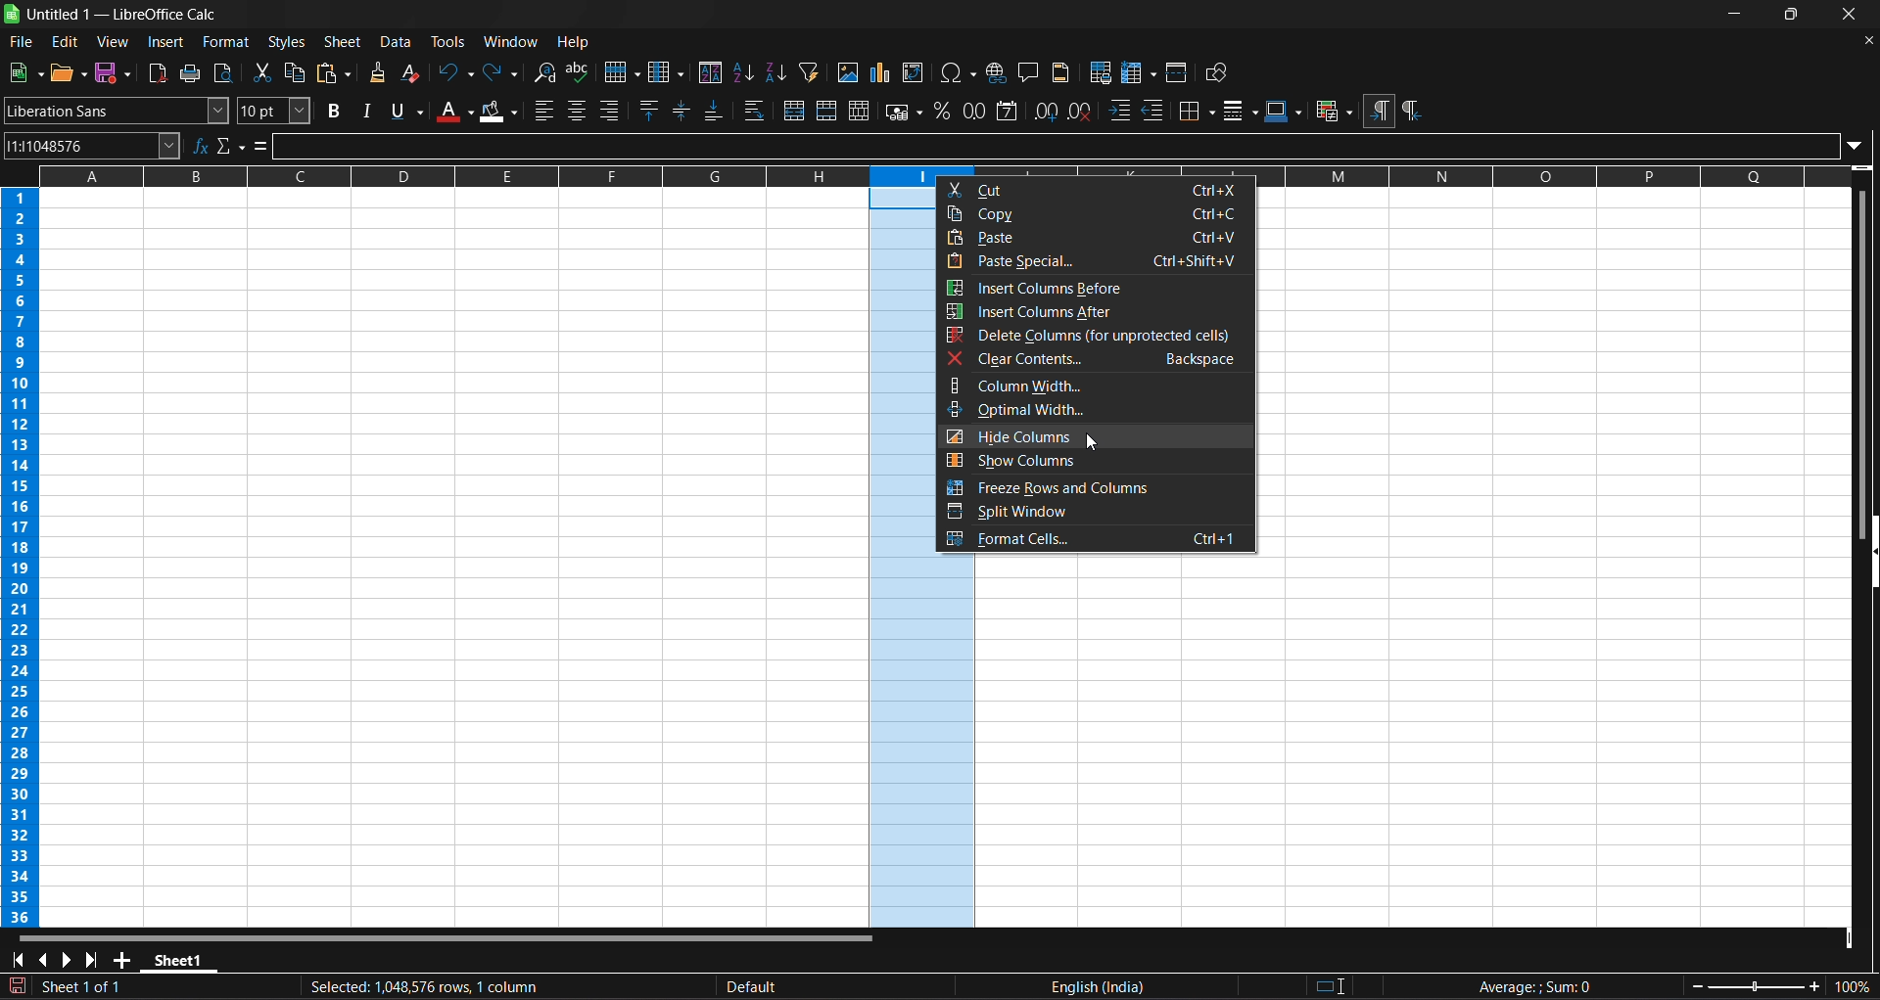  I want to click on minimize, so click(1735, 16).